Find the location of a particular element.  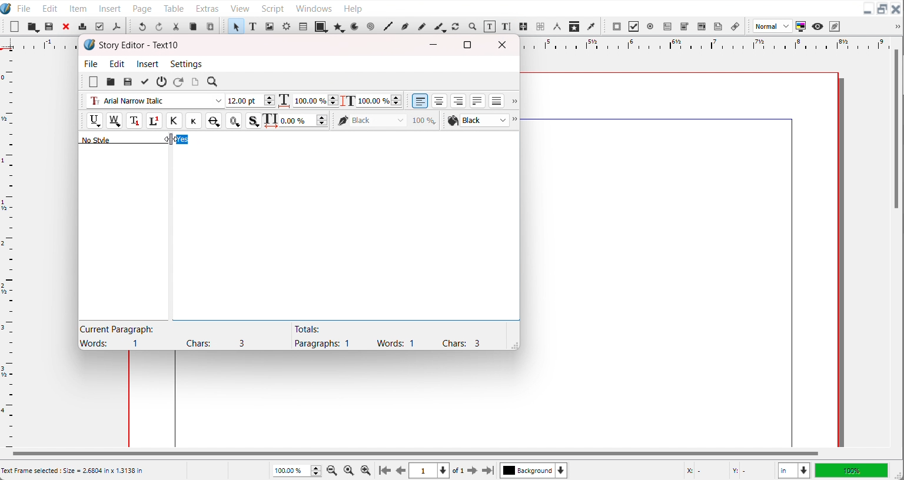

Edit content with frame is located at coordinates (490, 26).